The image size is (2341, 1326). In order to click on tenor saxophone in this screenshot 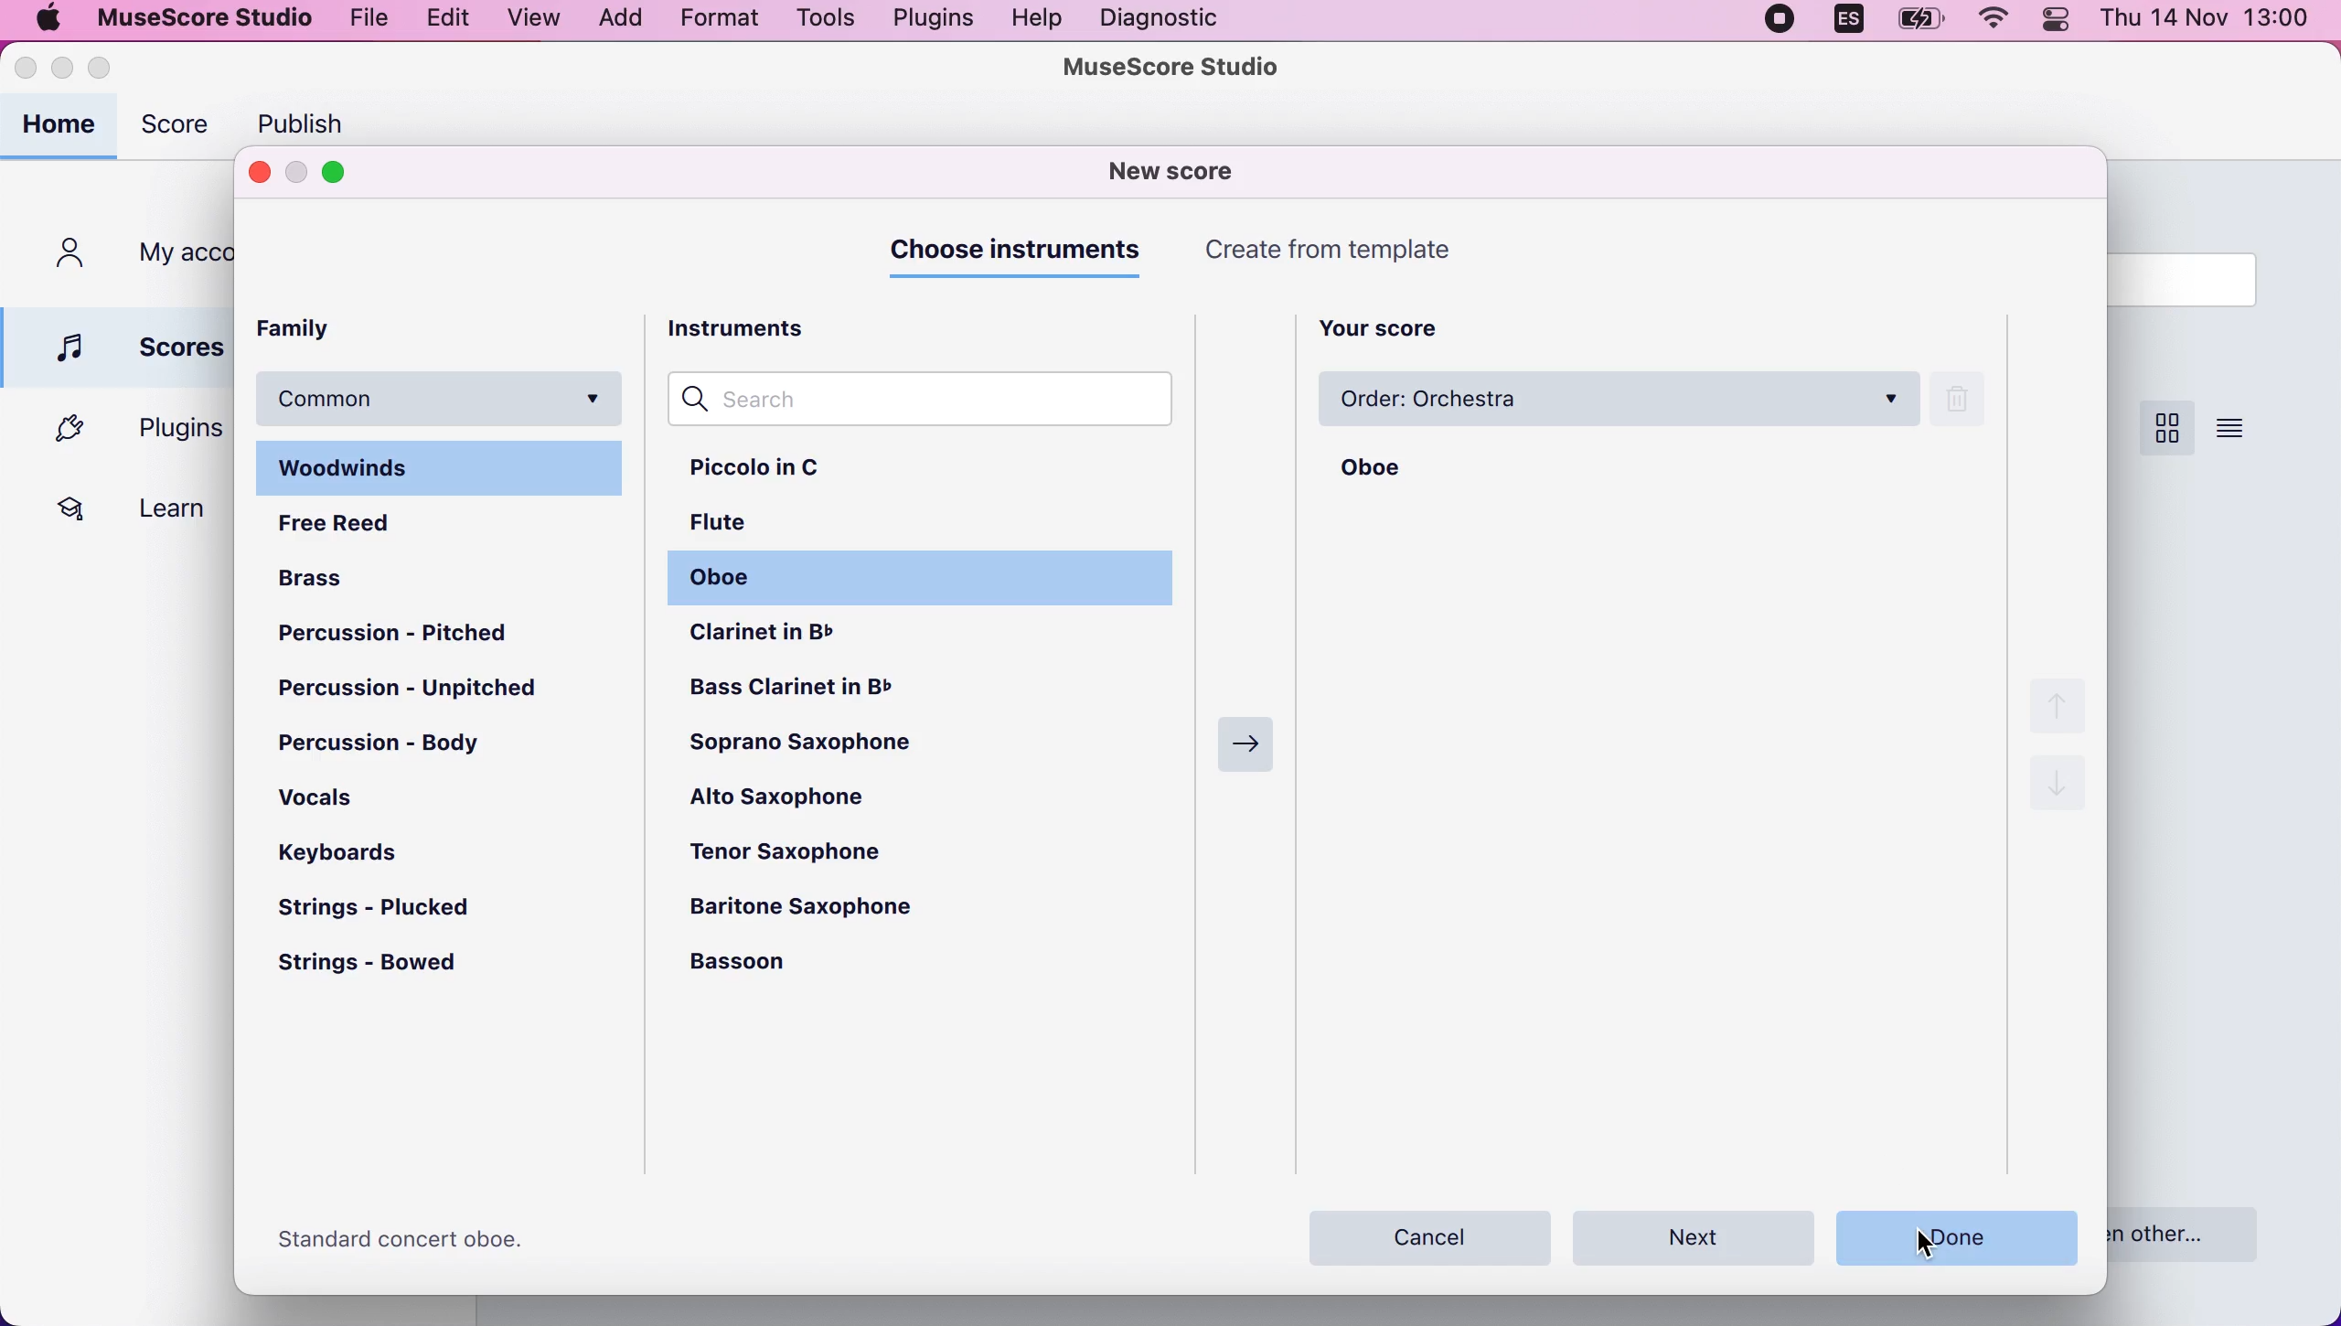, I will do `click(814, 850)`.